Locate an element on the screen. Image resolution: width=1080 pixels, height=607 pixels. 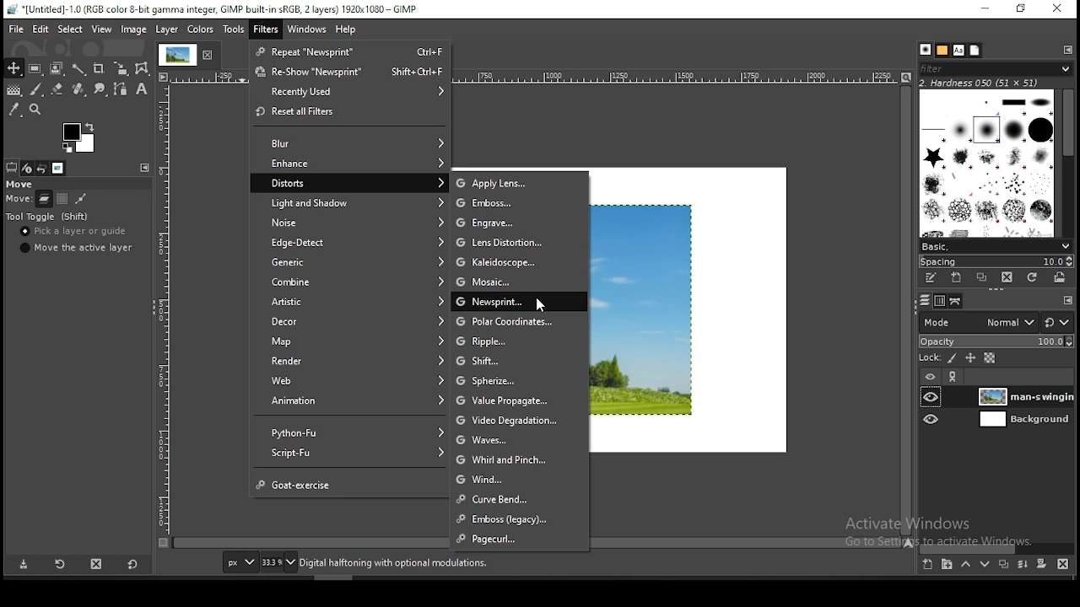
reset is located at coordinates (133, 563).